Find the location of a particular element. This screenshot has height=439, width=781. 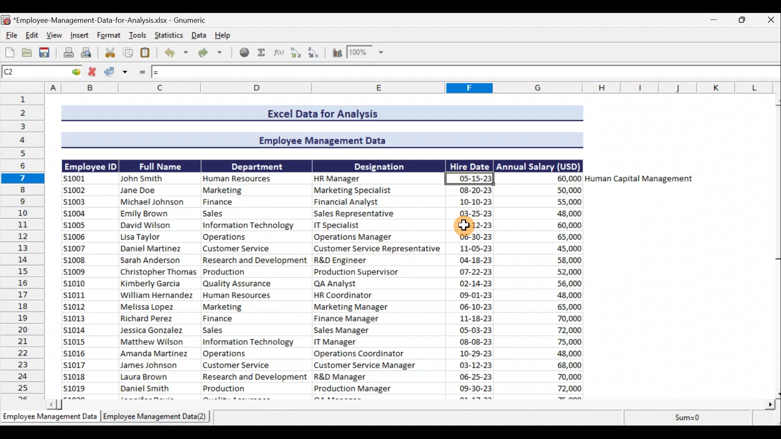

File is located at coordinates (9, 35).